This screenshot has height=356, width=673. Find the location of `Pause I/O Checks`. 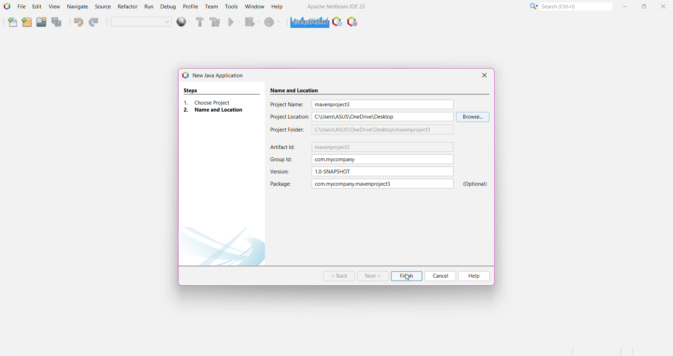

Pause I/O Checks is located at coordinates (353, 23).